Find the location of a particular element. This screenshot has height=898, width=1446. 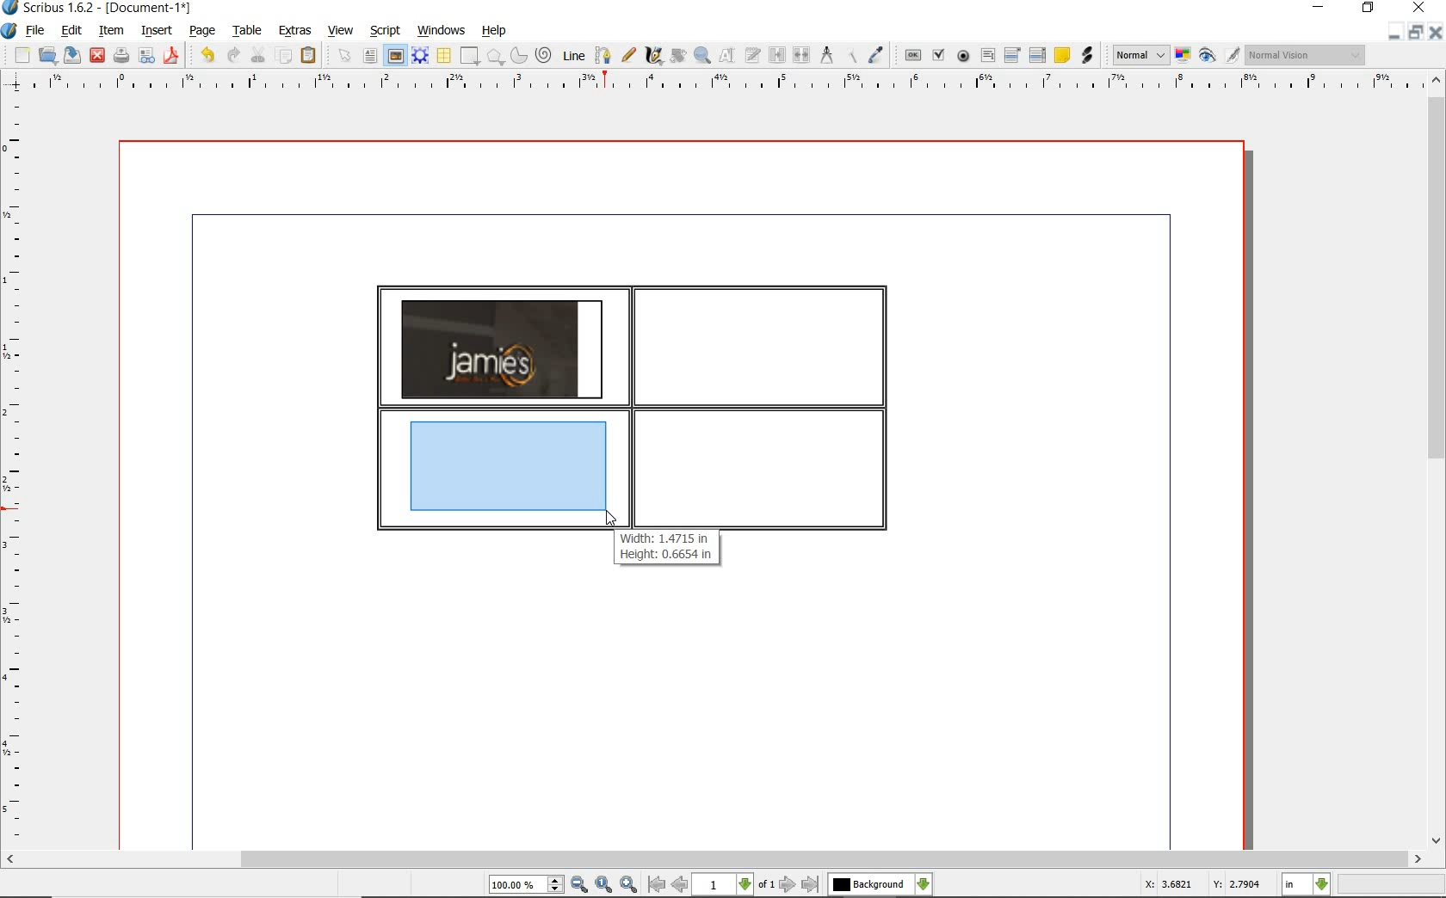

file is located at coordinates (36, 32).